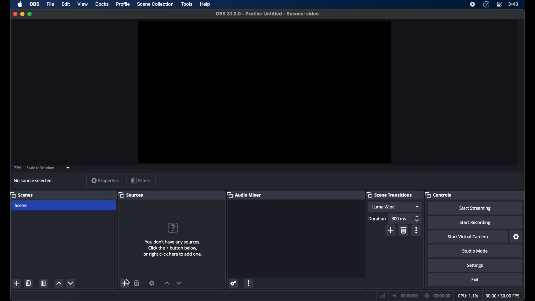 The height and width of the screenshot is (301, 535). Describe the element at coordinates (418, 207) in the screenshot. I see `dropdown` at that location.